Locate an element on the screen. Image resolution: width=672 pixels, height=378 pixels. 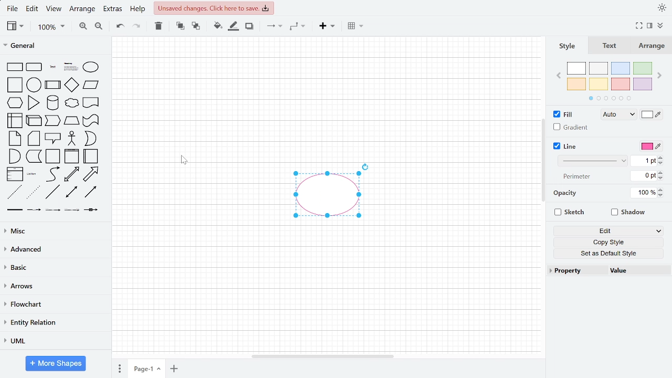
document is located at coordinates (34, 157).